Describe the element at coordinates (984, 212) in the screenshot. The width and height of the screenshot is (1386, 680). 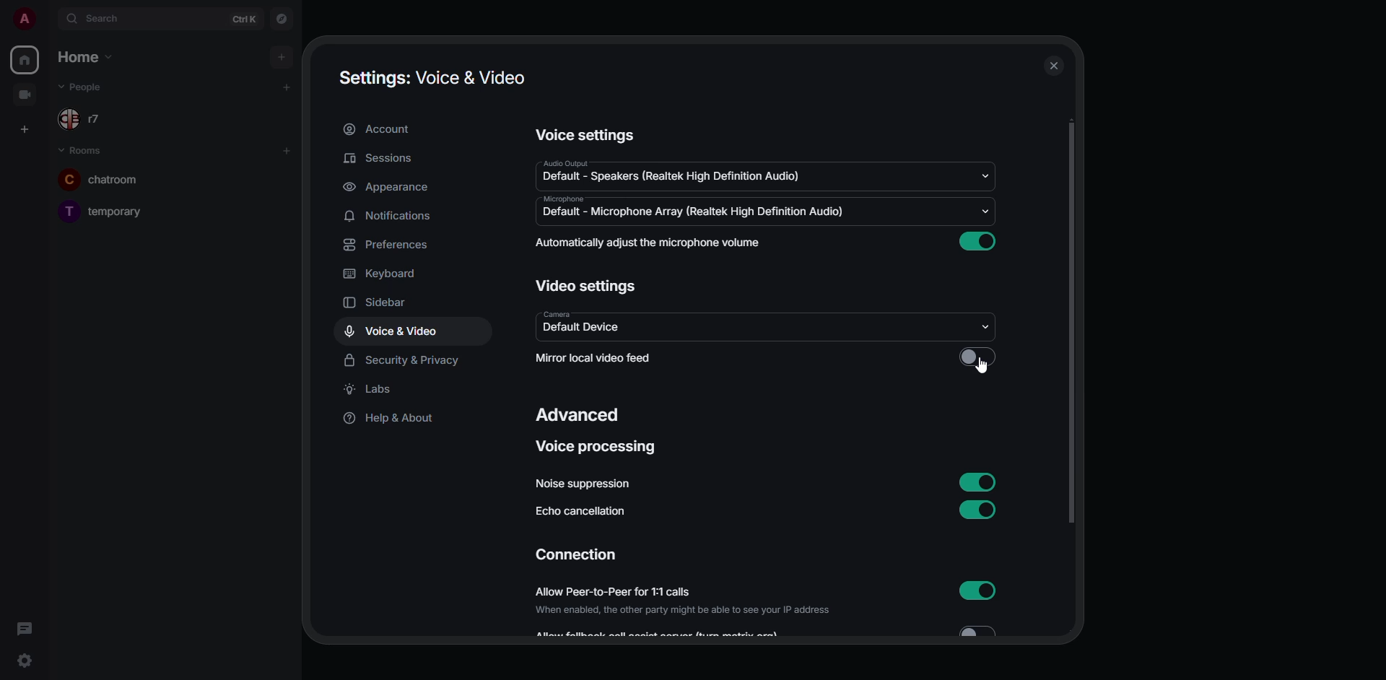
I see `drop down` at that location.